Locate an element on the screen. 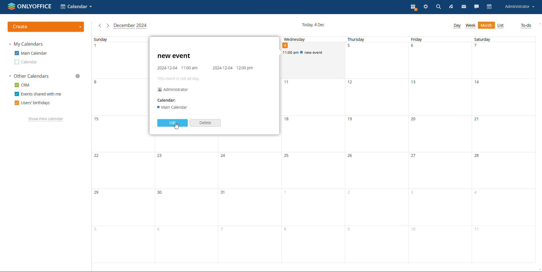  scroll up is located at coordinates (539, 24).